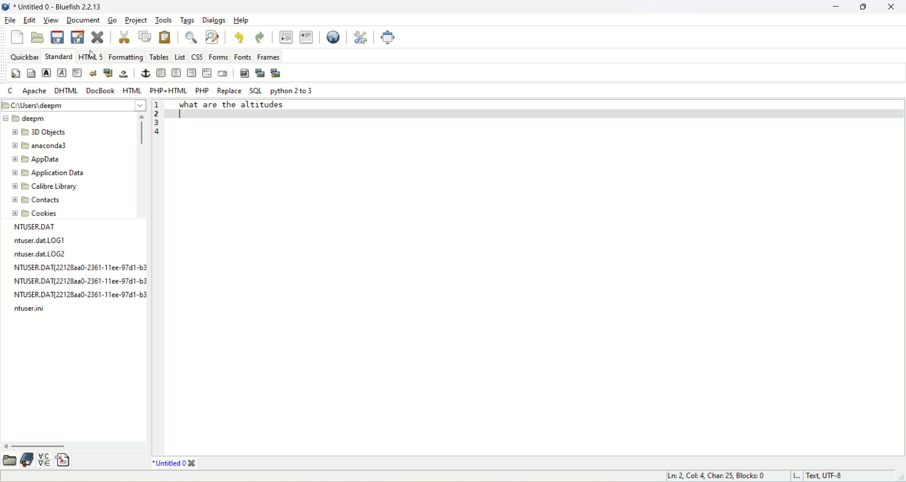 This screenshot has height=482, width=906. I want to click on quickbar, so click(25, 57).